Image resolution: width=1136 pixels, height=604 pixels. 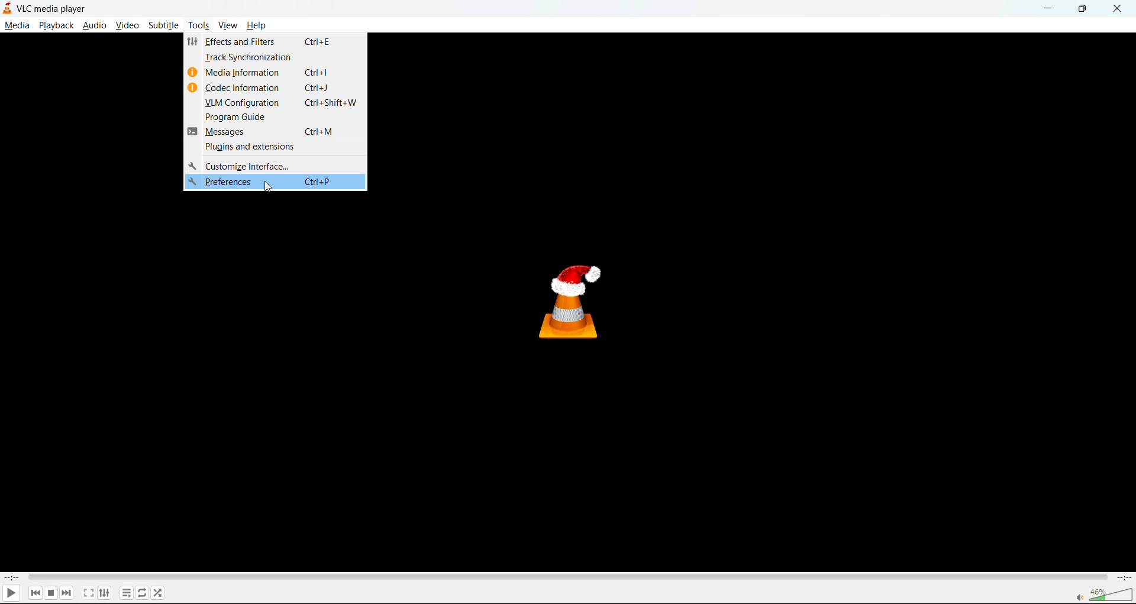 What do you see at coordinates (269, 188) in the screenshot?
I see `cursor` at bounding box center [269, 188].